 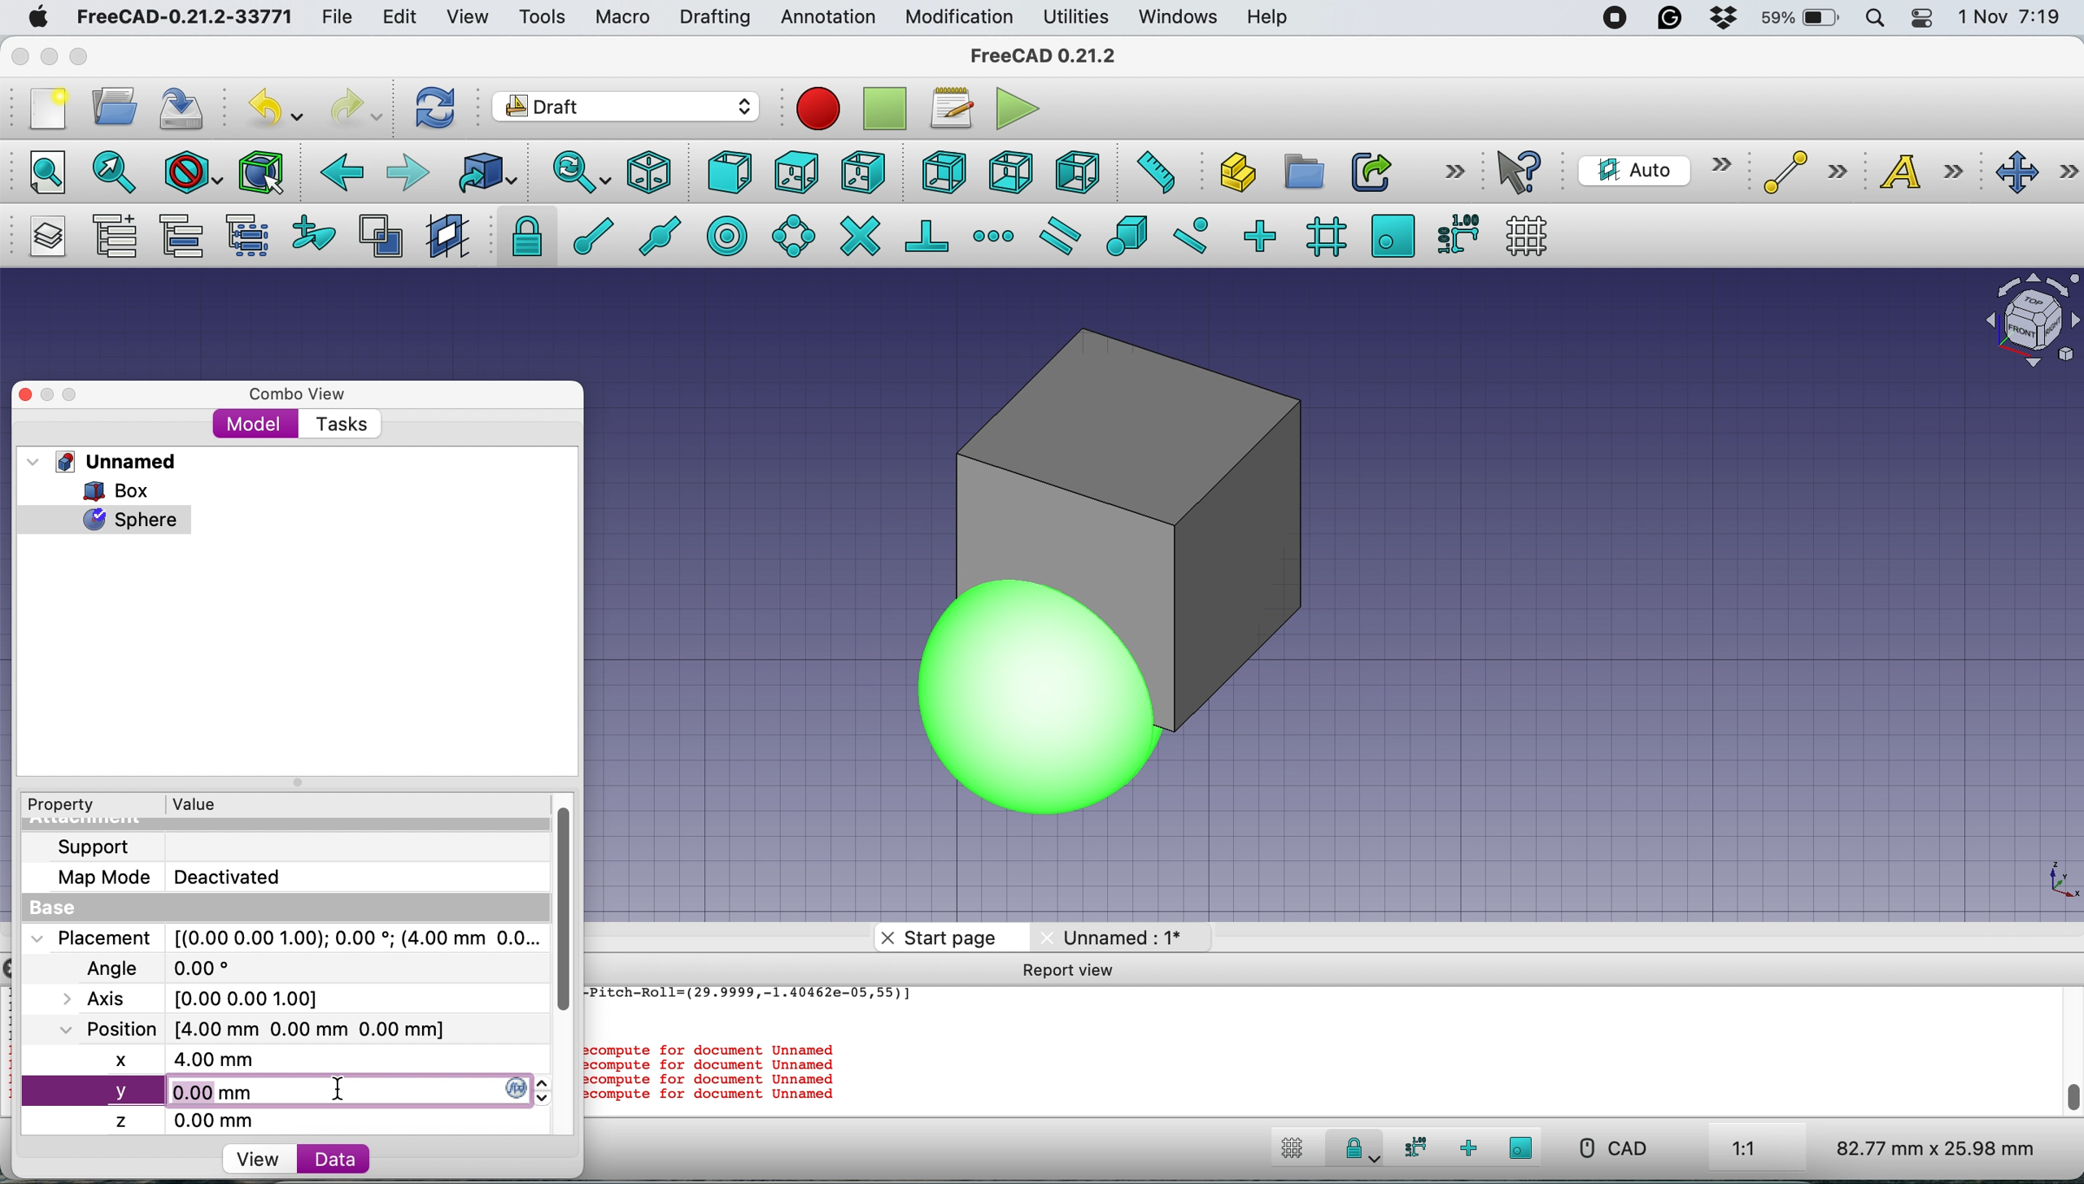 I want to click on snap center, so click(x=725, y=237).